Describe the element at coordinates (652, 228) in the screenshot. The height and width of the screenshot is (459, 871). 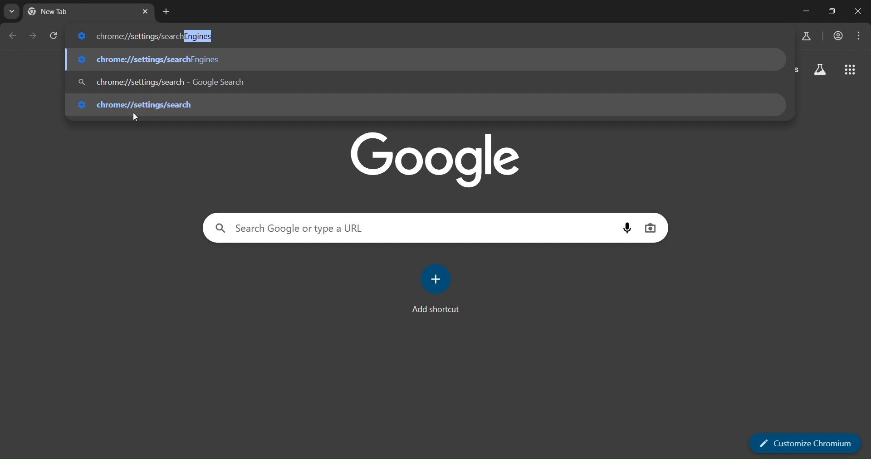
I see `image search` at that location.